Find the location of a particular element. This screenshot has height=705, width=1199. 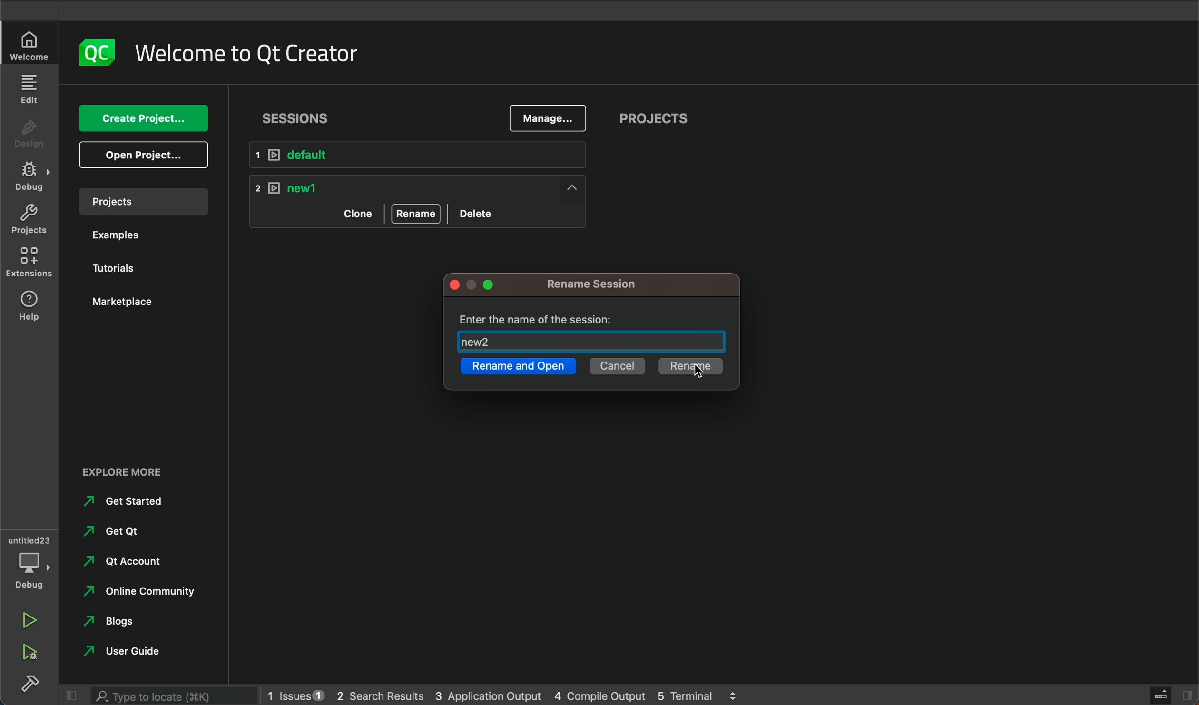

windows control is located at coordinates (478, 285).